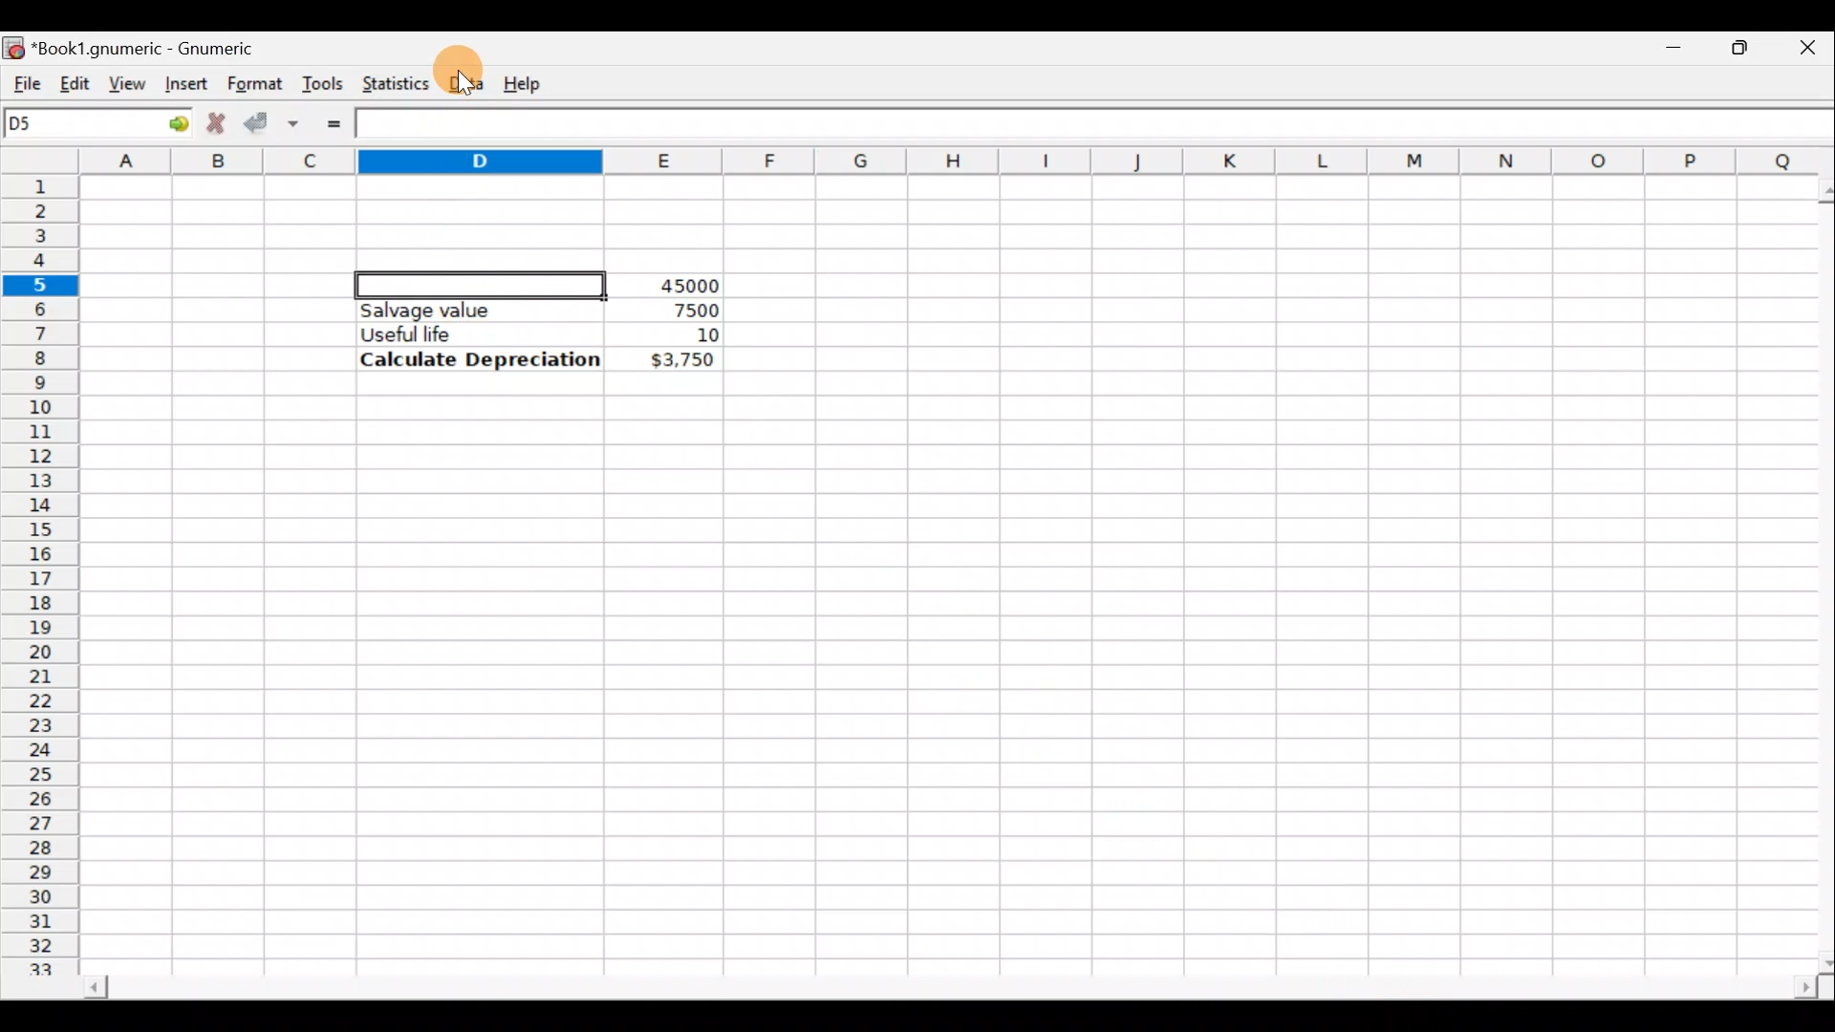 Image resolution: width=1835 pixels, height=1032 pixels. I want to click on Cell name D5, so click(75, 125).